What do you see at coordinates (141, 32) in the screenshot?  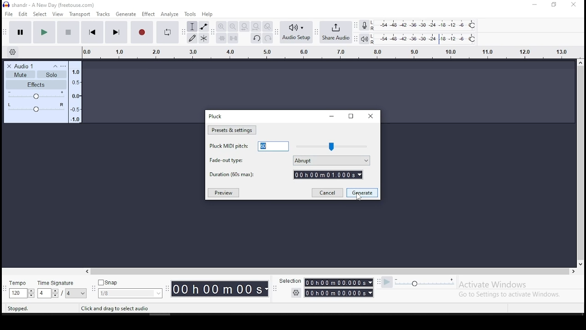 I see `record` at bounding box center [141, 32].